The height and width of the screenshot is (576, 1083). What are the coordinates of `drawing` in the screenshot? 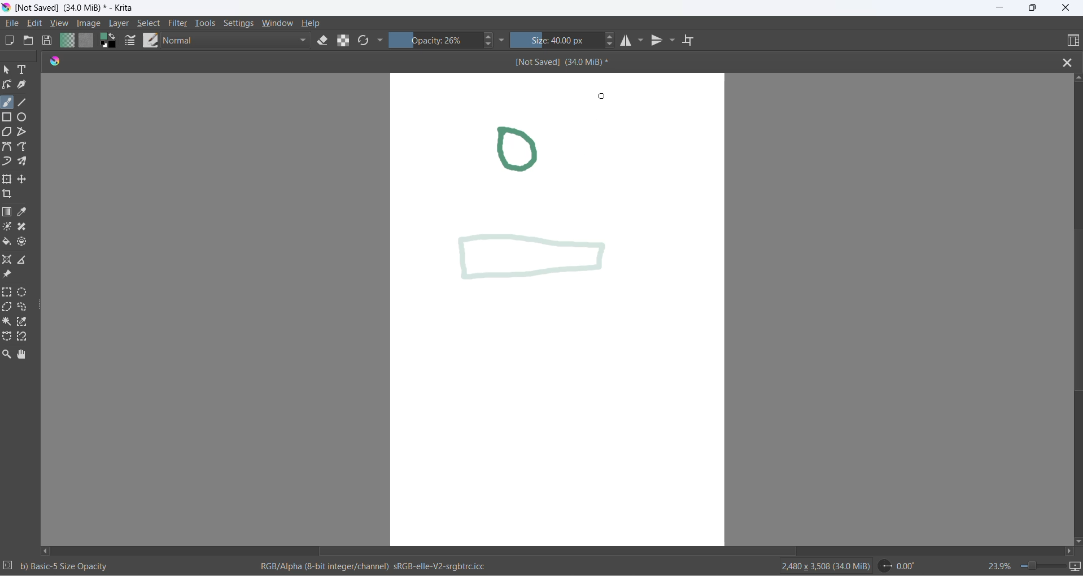 It's located at (529, 151).